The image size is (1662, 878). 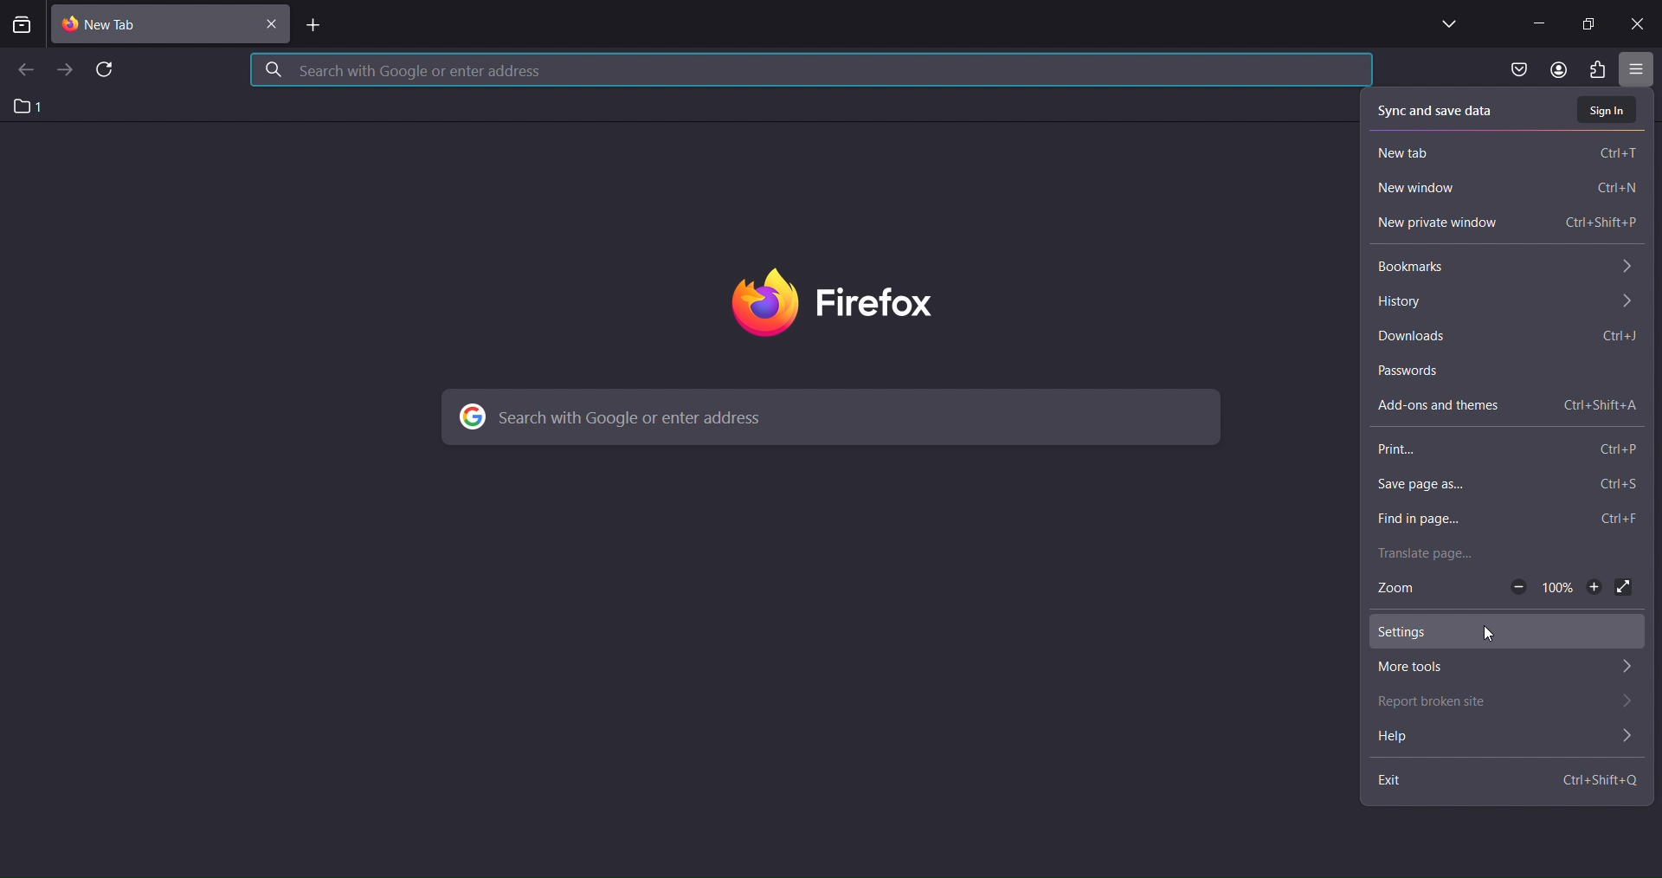 What do you see at coordinates (64, 69) in the screenshot?
I see `go forward one page` at bounding box center [64, 69].